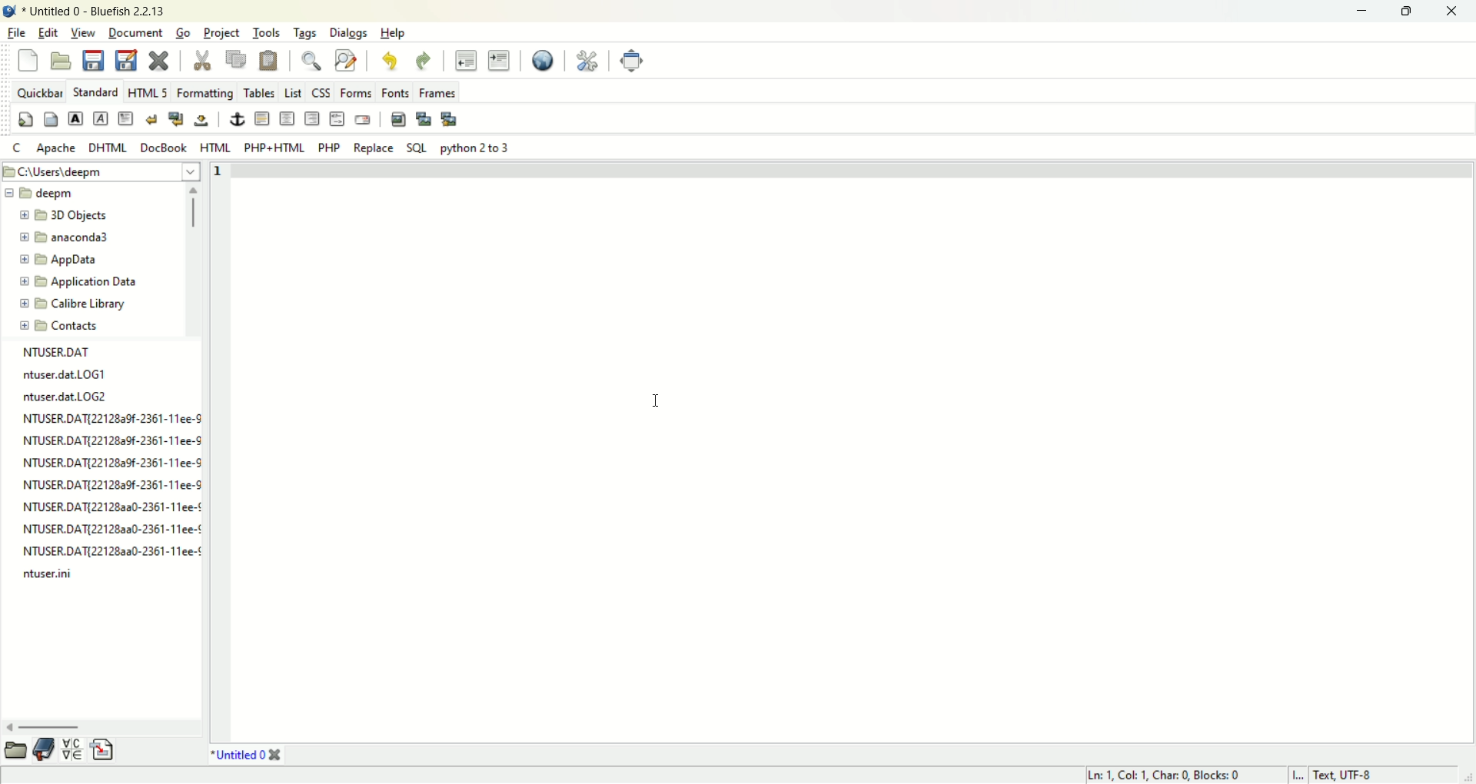 The width and height of the screenshot is (1476, 784). What do you see at coordinates (347, 33) in the screenshot?
I see `dialogs` at bounding box center [347, 33].